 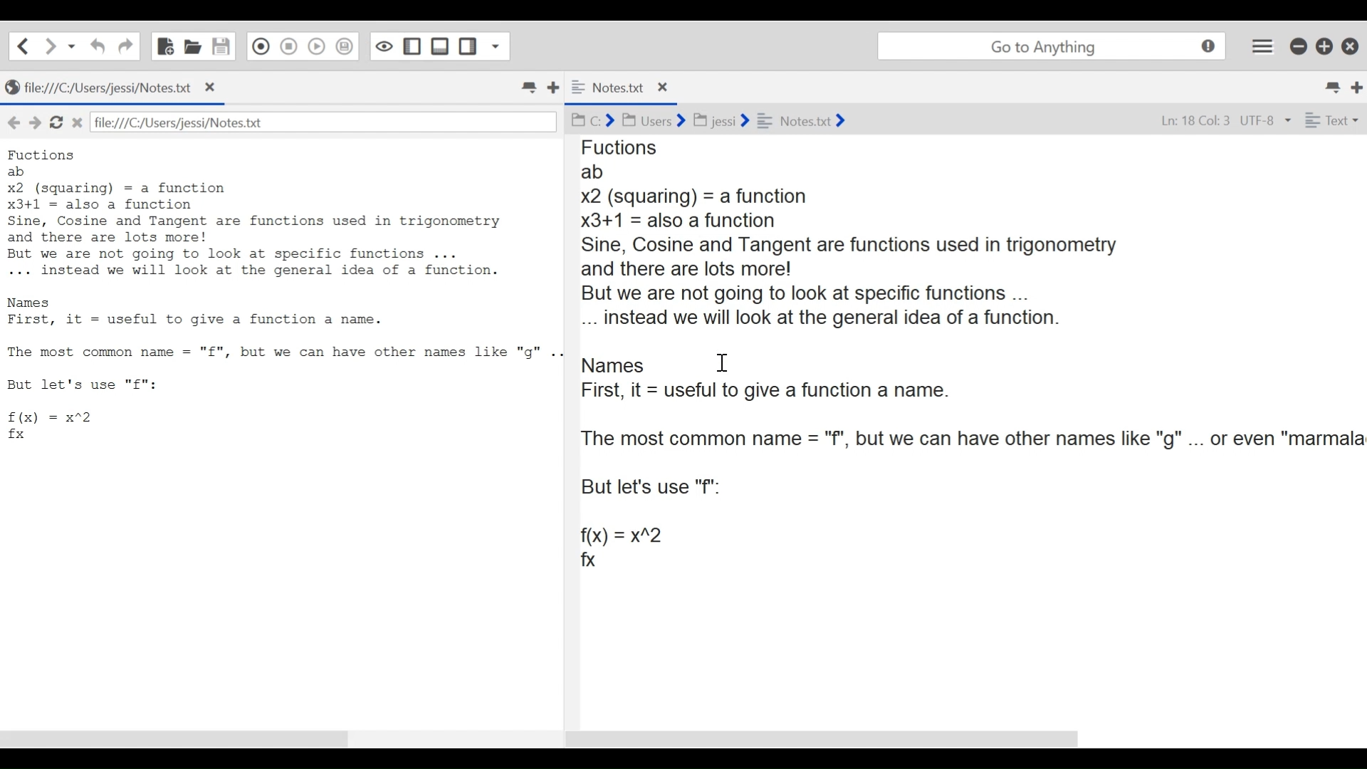 What do you see at coordinates (1298, 47) in the screenshot?
I see `minimize` at bounding box center [1298, 47].